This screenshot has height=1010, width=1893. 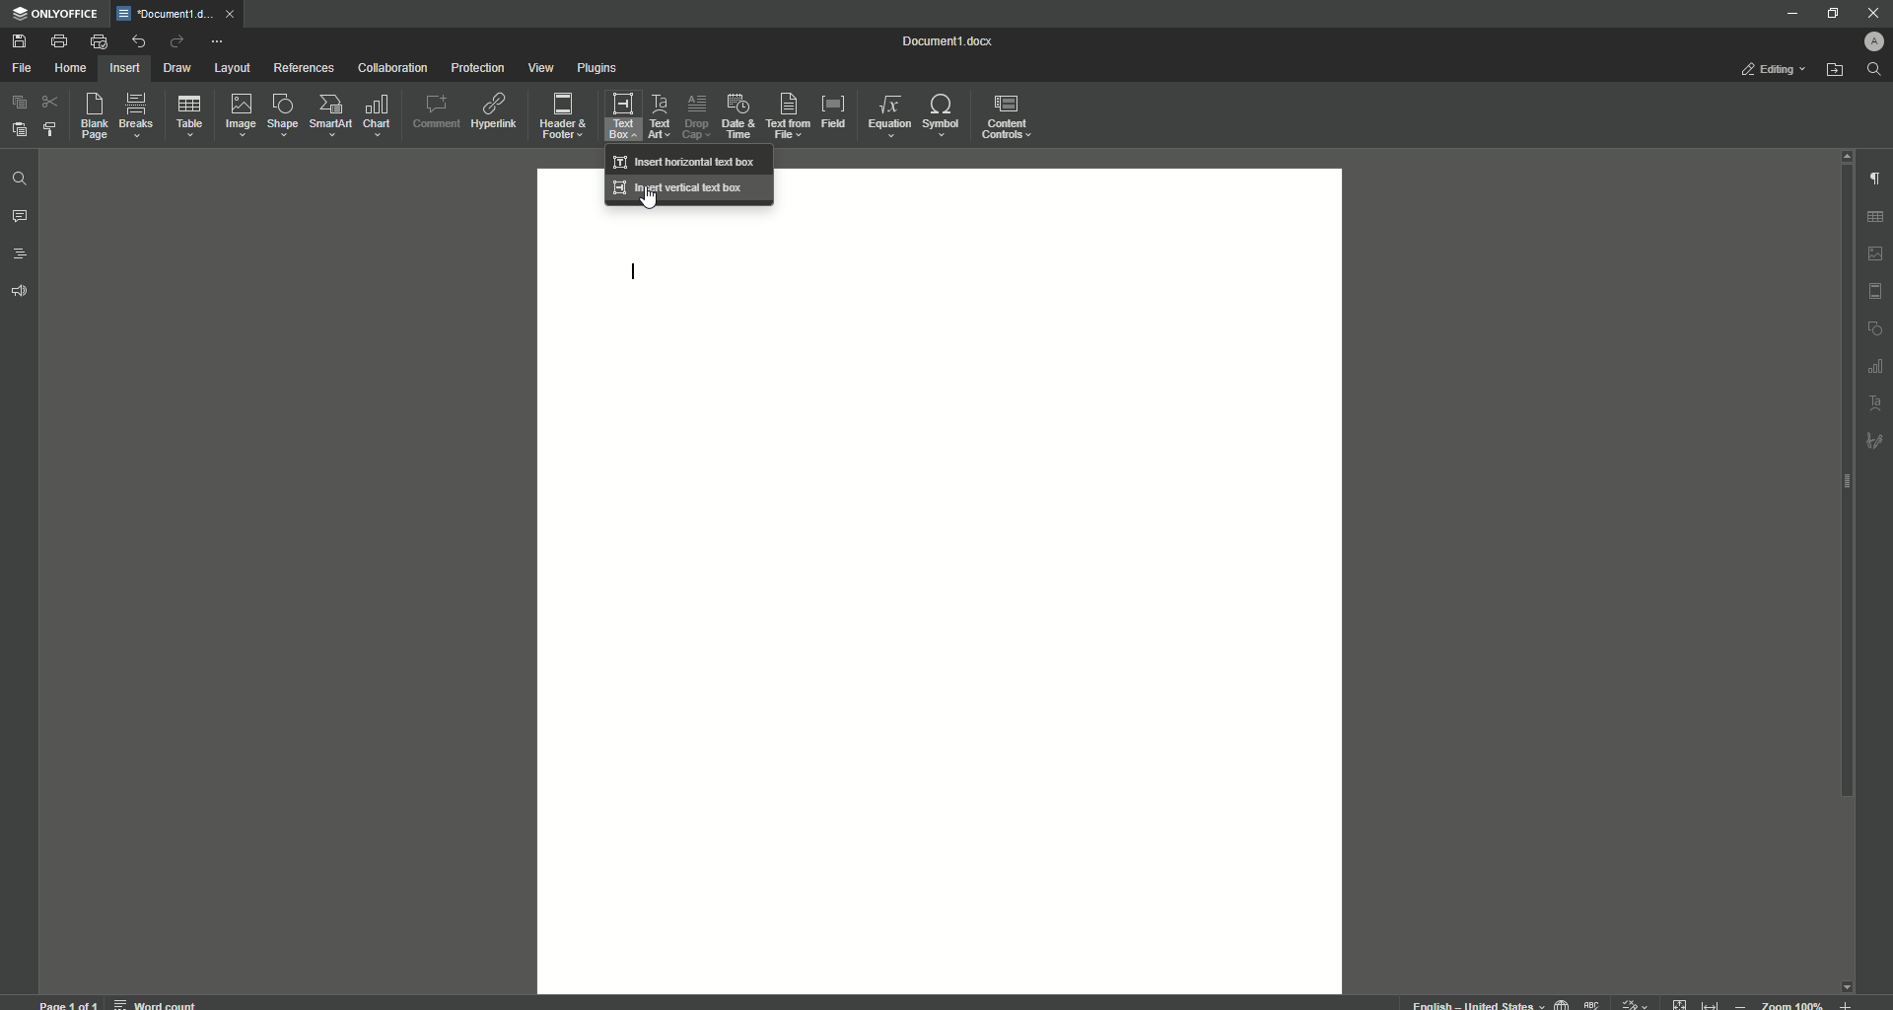 What do you see at coordinates (496, 111) in the screenshot?
I see `Hyperlink` at bounding box center [496, 111].